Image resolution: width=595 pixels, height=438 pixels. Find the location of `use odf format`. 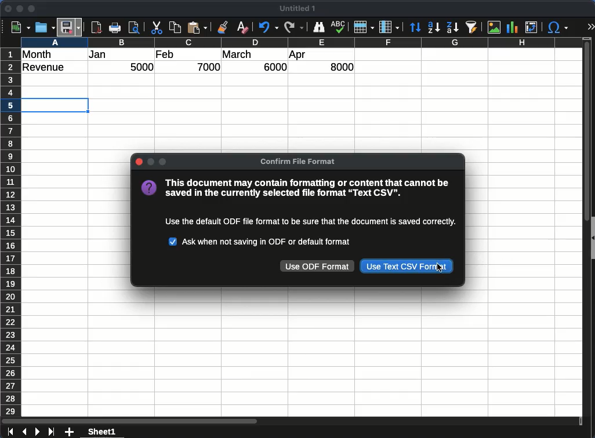

use odf format is located at coordinates (318, 266).